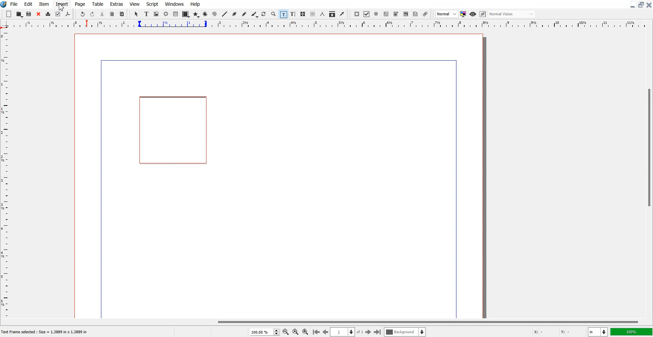 This screenshot has height=337, width=653. What do you see at coordinates (20, 14) in the screenshot?
I see `Open` at bounding box center [20, 14].